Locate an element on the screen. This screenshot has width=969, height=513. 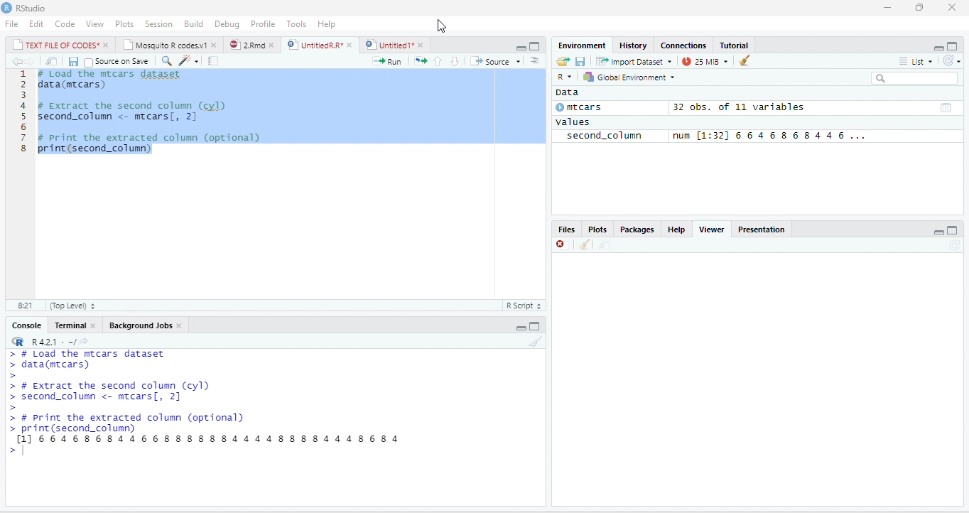
‘Connections is located at coordinates (683, 45).